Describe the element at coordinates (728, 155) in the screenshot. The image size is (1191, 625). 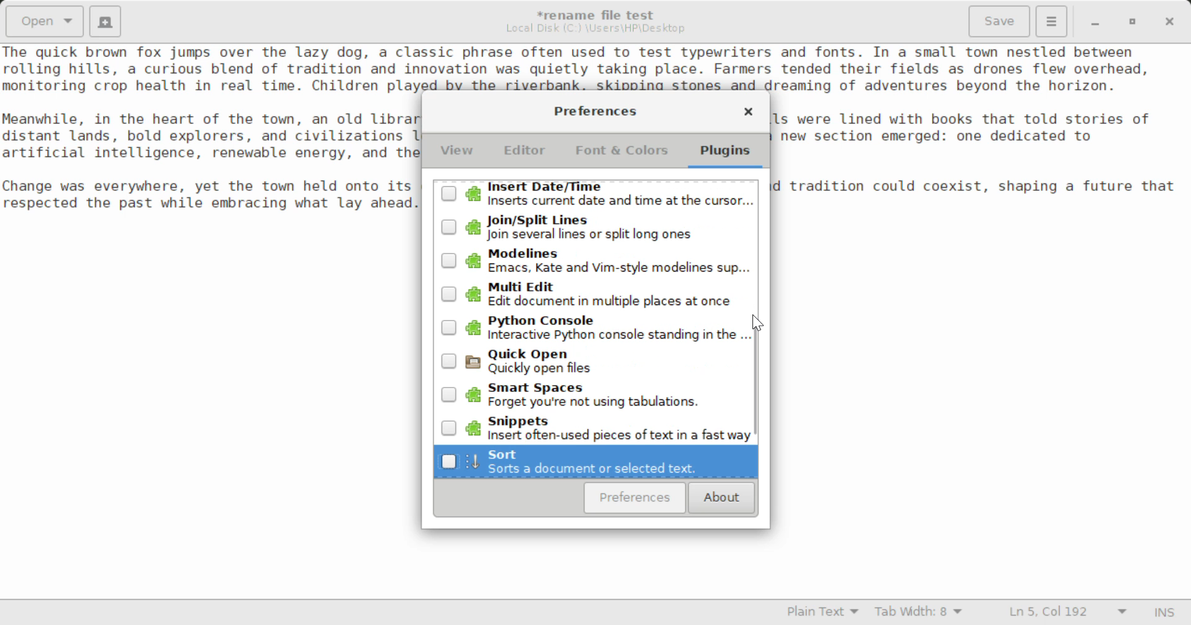
I see `Plugins Tab Selected` at that location.